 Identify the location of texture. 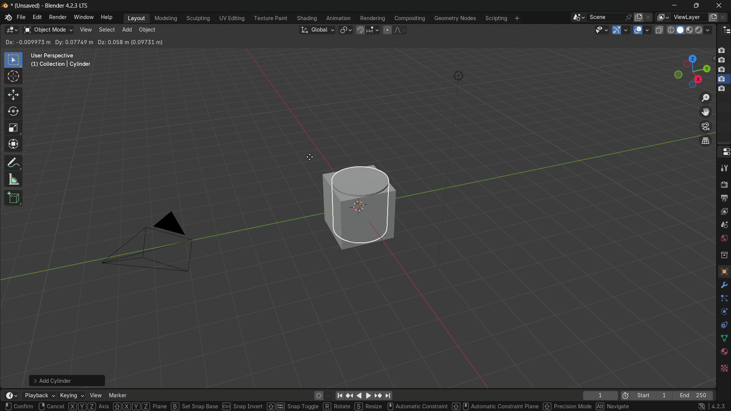
(723, 271).